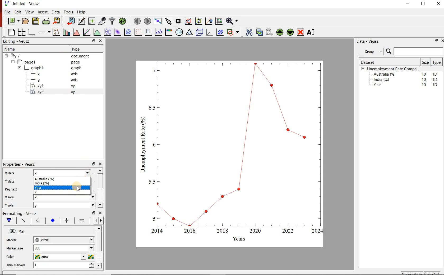 This screenshot has width=444, height=275. Describe the element at coordinates (233, 21) in the screenshot. I see `zoom funtions` at that location.